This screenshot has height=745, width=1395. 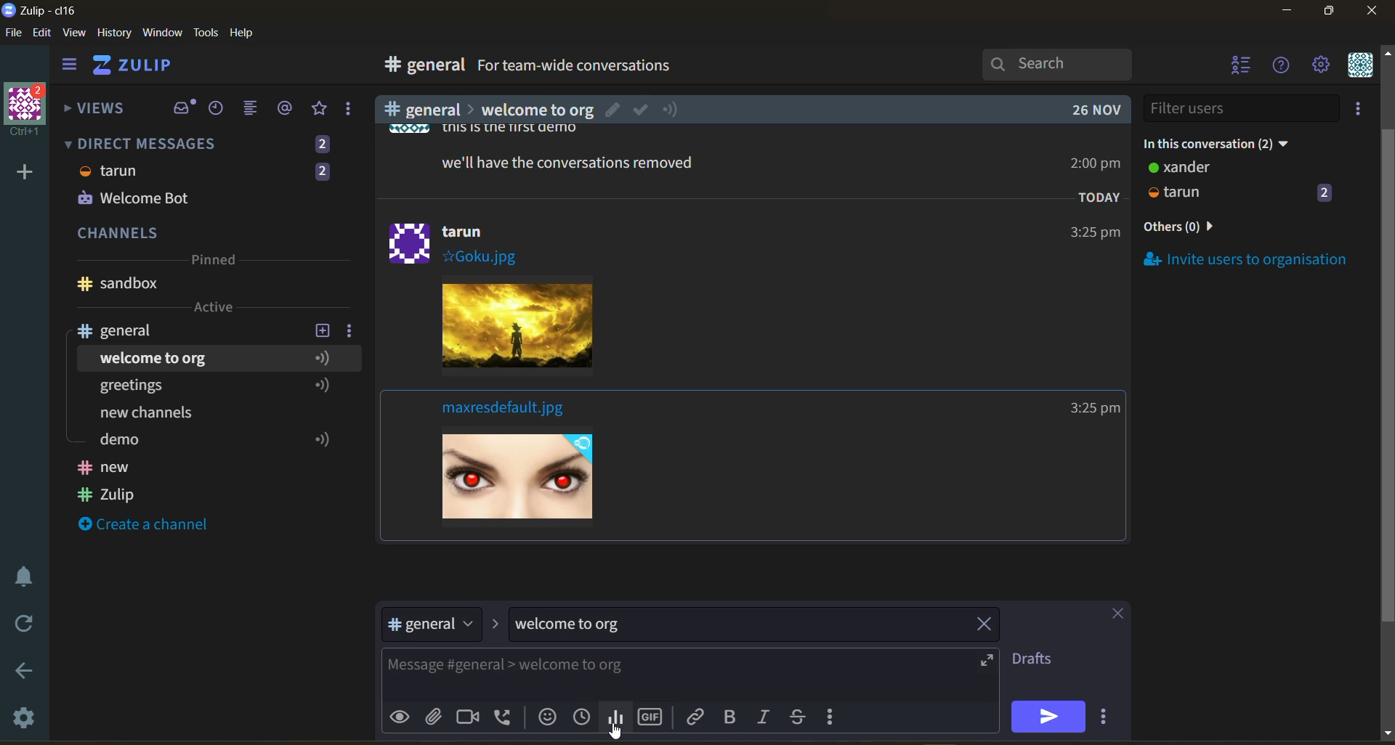 What do you see at coordinates (1048, 716) in the screenshot?
I see `send` at bounding box center [1048, 716].